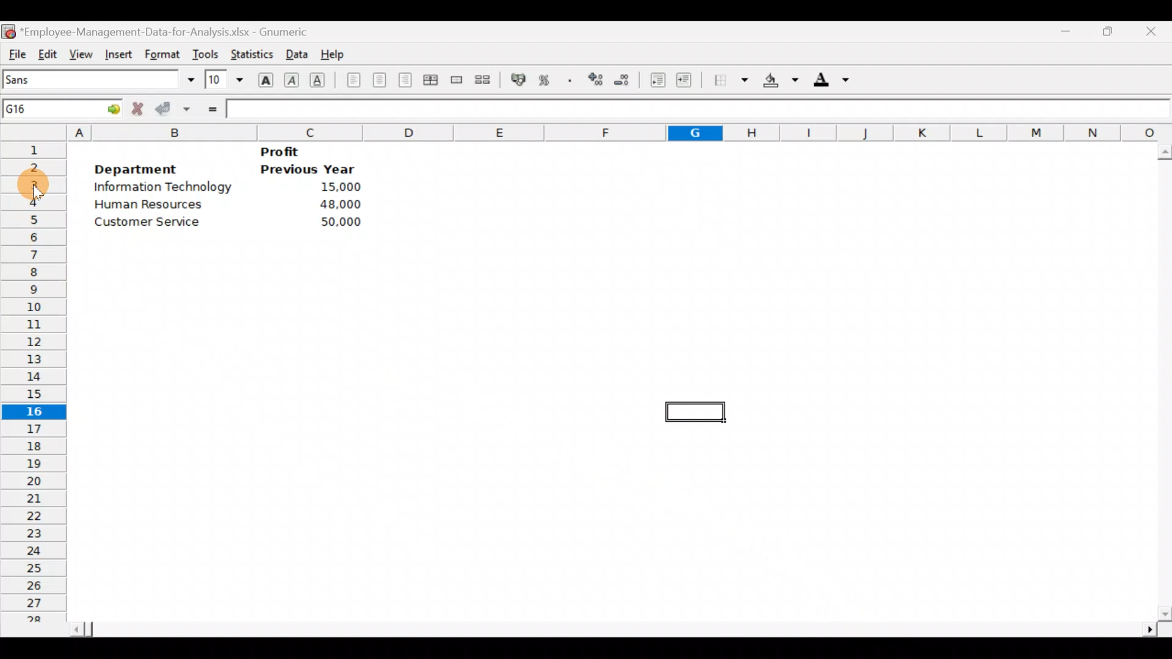 The width and height of the screenshot is (1172, 659). I want to click on Cancel change, so click(140, 108).